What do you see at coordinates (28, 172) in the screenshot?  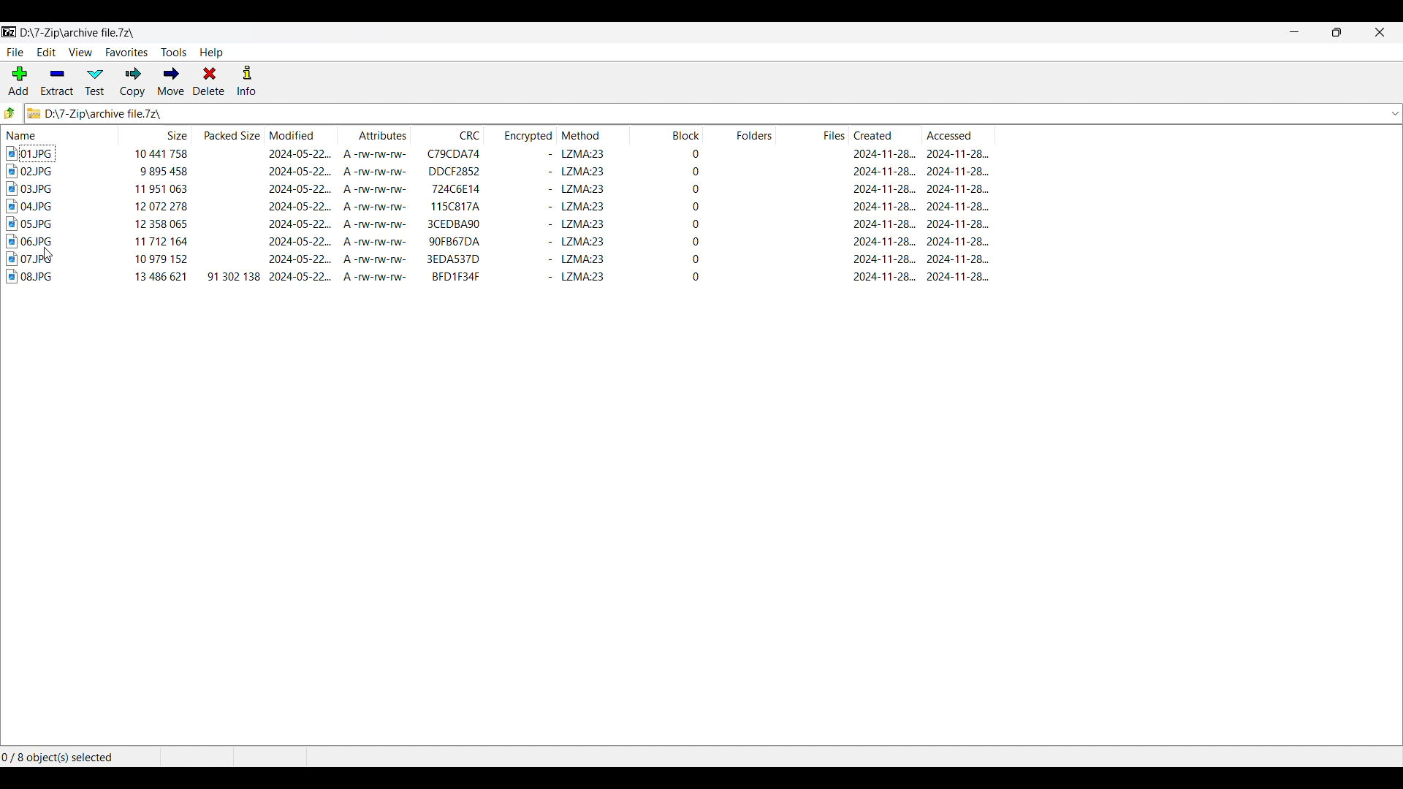 I see `image file` at bounding box center [28, 172].